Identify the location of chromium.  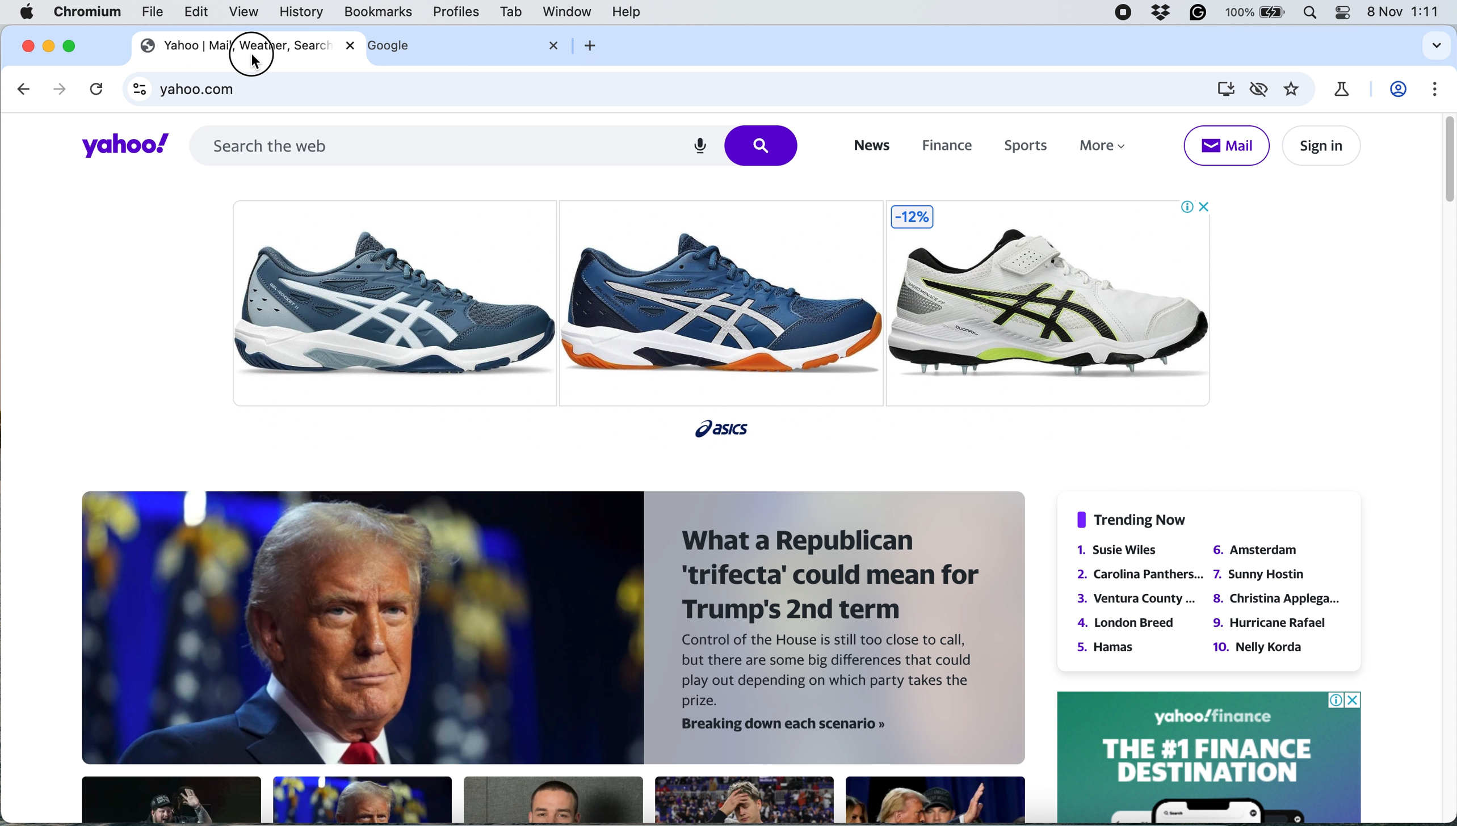
(88, 12).